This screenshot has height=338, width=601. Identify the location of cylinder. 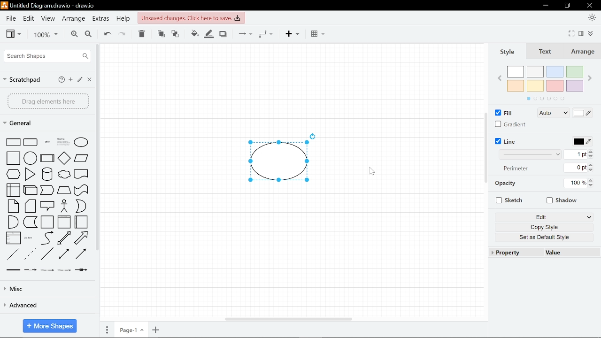
(46, 174).